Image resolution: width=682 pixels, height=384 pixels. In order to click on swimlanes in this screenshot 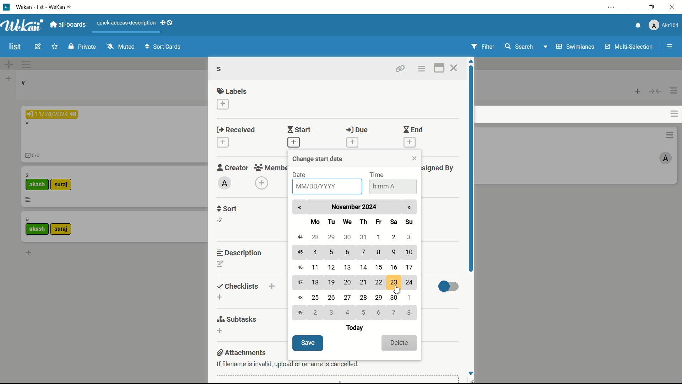, I will do `click(576, 47)`.